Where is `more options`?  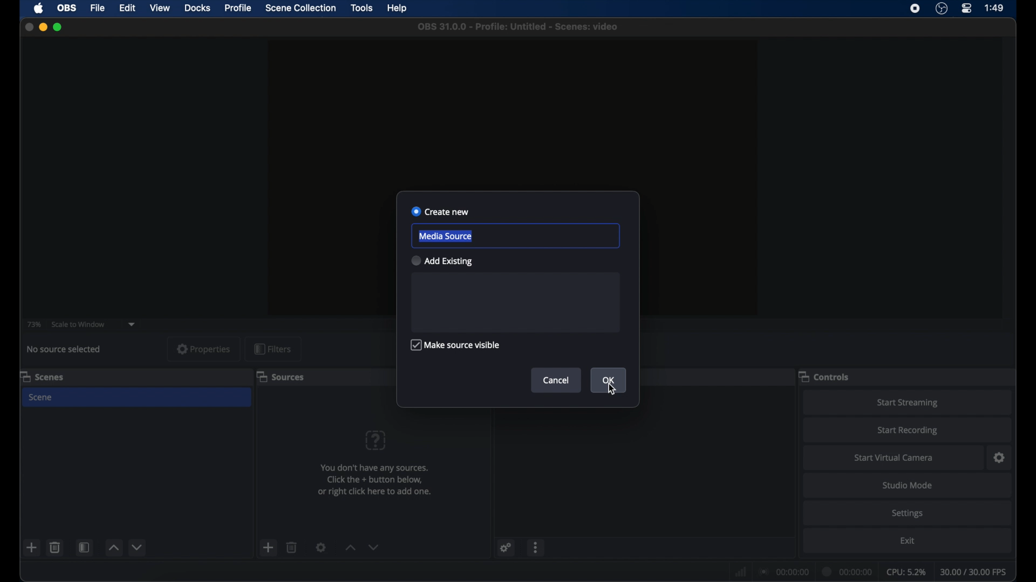
more options is located at coordinates (537, 548).